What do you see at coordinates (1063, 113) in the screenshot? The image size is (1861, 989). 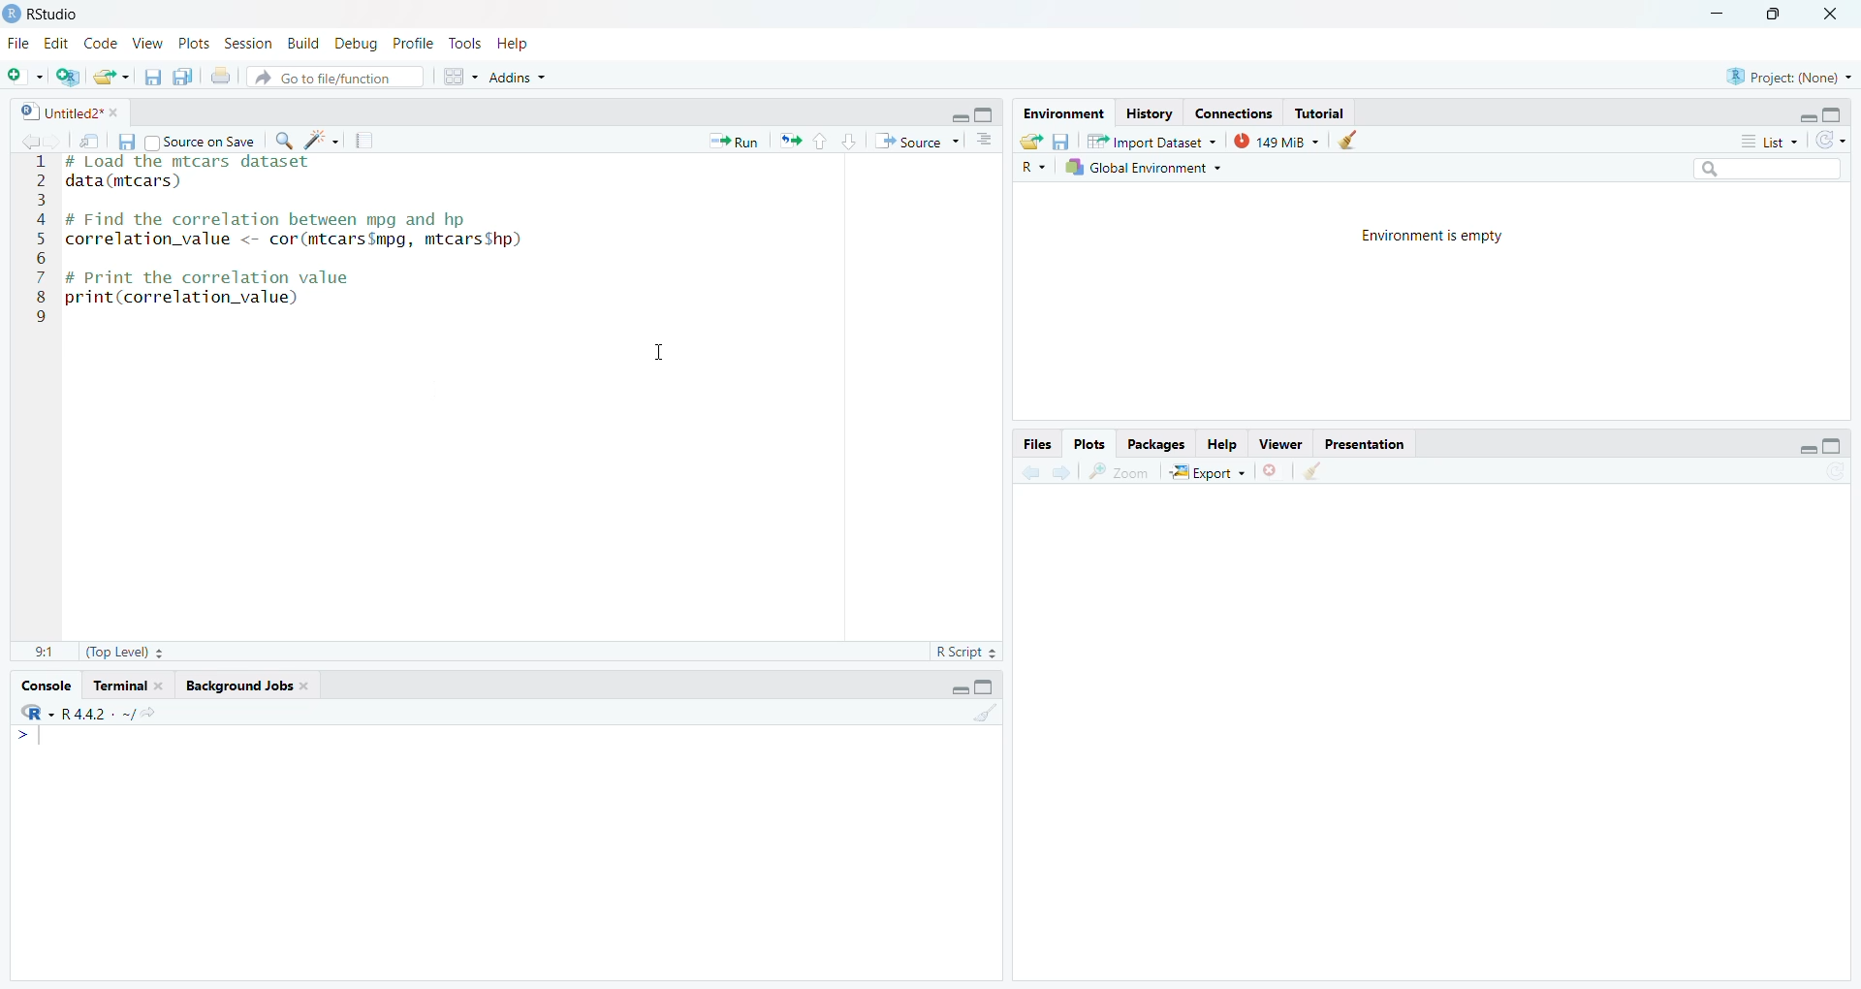 I see `Environment` at bounding box center [1063, 113].